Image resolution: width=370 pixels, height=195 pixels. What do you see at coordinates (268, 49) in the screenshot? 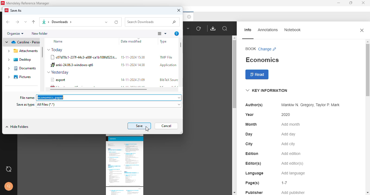
I see `change` at bounding box center [268, 49].